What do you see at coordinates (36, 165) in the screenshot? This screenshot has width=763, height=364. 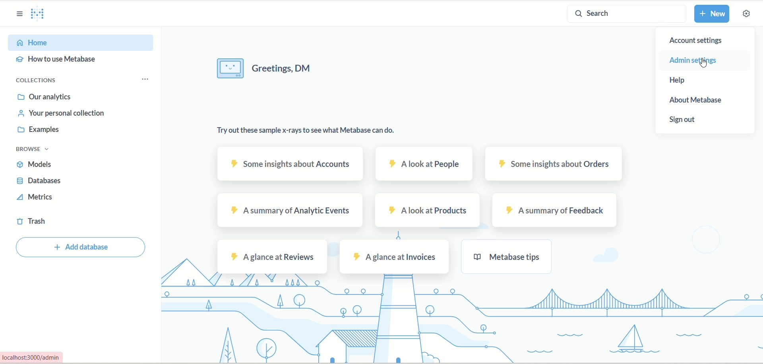 I see `models` at bounding box center [36, 165].